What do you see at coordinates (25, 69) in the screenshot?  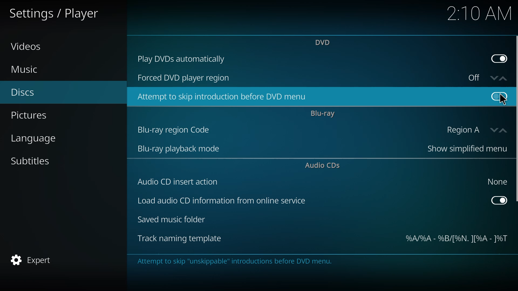 I see `music` at bounding box center [25, 69].